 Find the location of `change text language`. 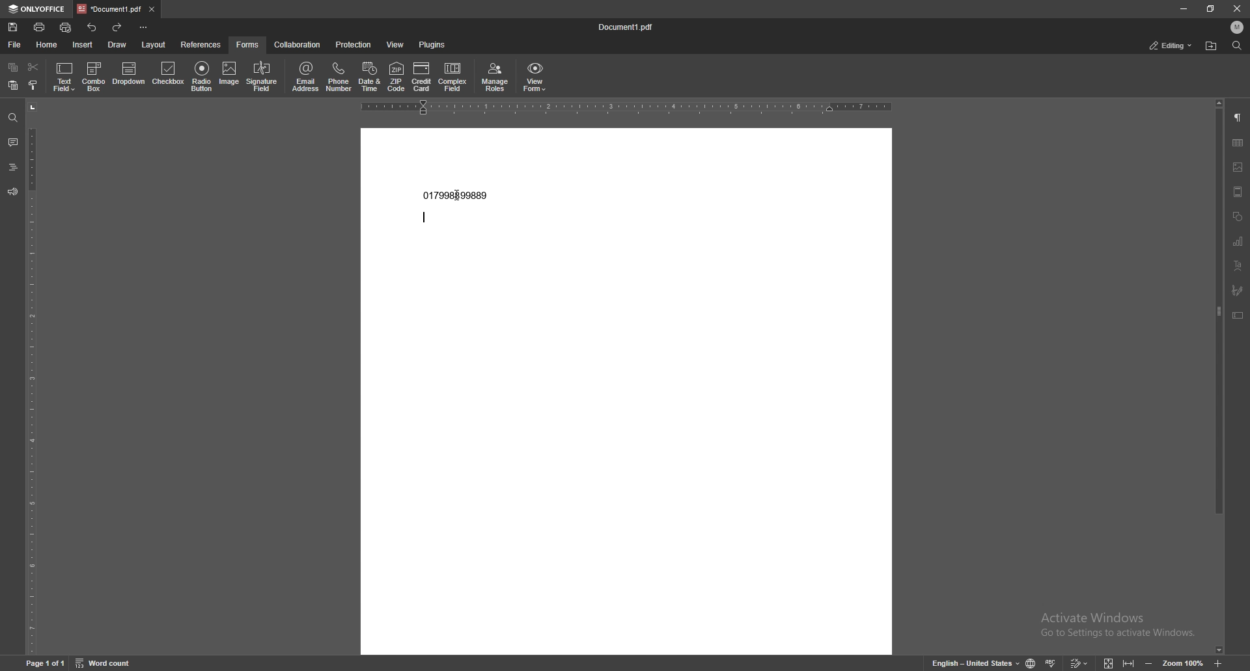

change text language is located at coordinates (976, 663).